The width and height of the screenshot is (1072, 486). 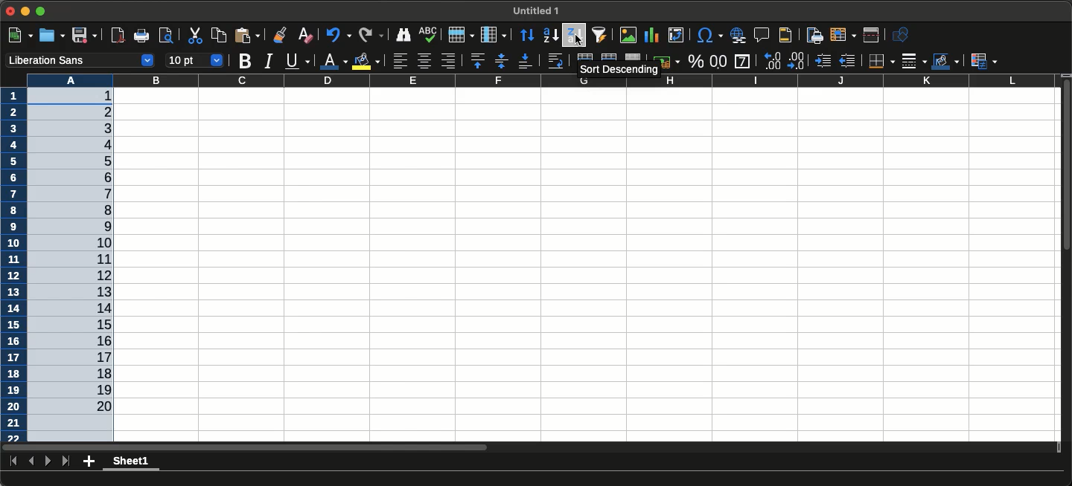 I want to click on Next sheet, so click(x=48, y=460).